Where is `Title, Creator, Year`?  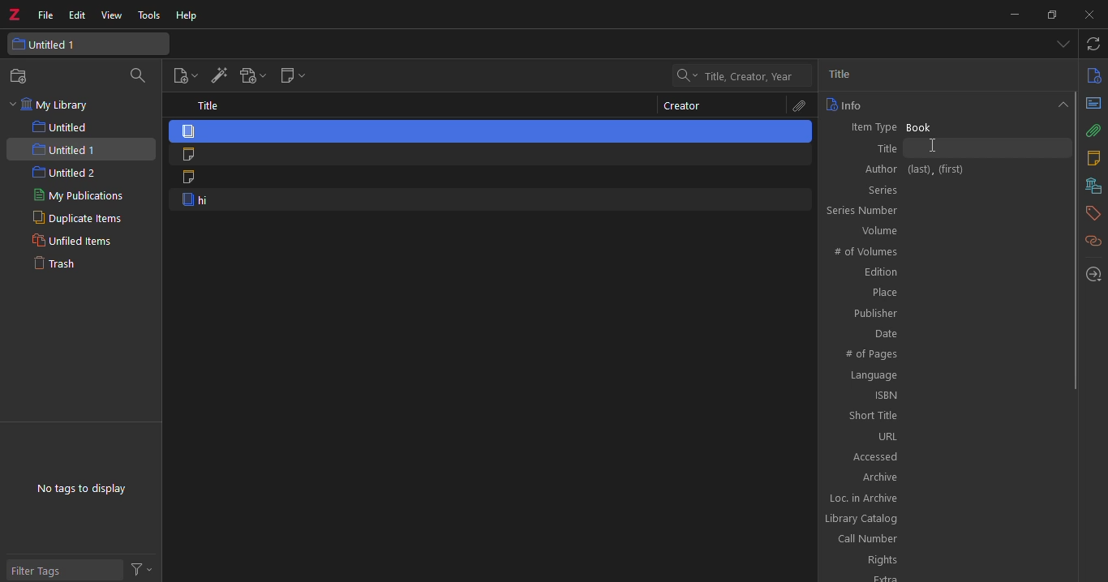 Title, Creator, Year is located at coordinates (749, 77).